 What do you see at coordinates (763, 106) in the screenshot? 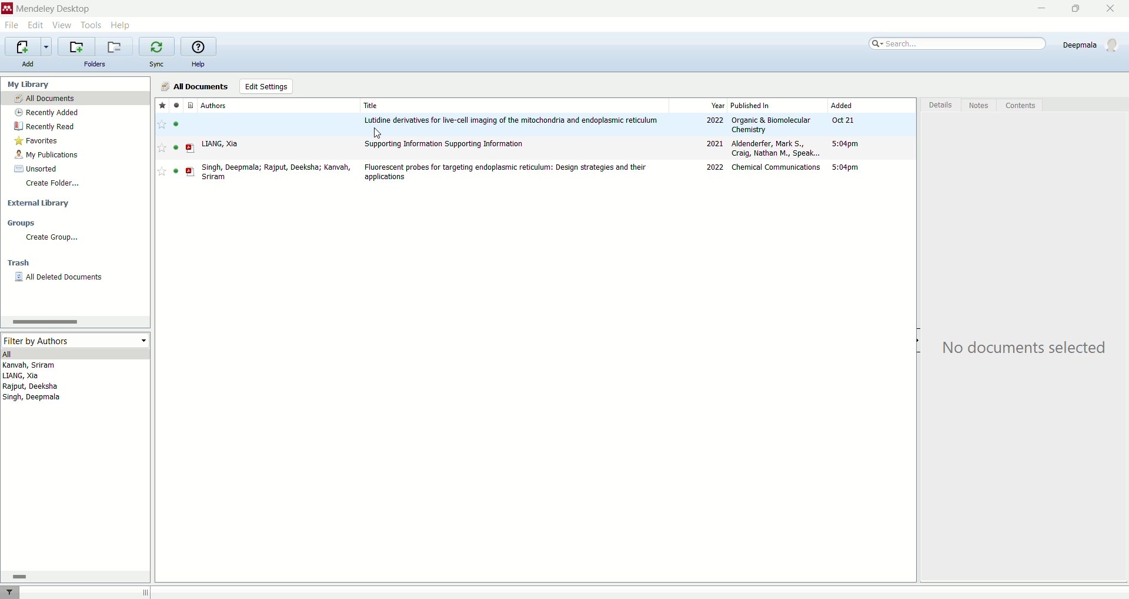
I see `published in` at bounding box center [763, 106].